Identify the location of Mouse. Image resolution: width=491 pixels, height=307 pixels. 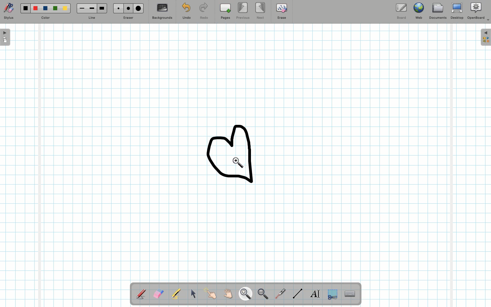
(193, 295).